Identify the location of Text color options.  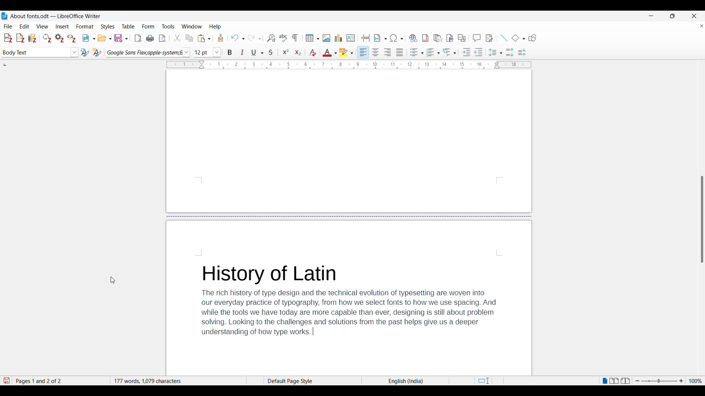
(329, 53).